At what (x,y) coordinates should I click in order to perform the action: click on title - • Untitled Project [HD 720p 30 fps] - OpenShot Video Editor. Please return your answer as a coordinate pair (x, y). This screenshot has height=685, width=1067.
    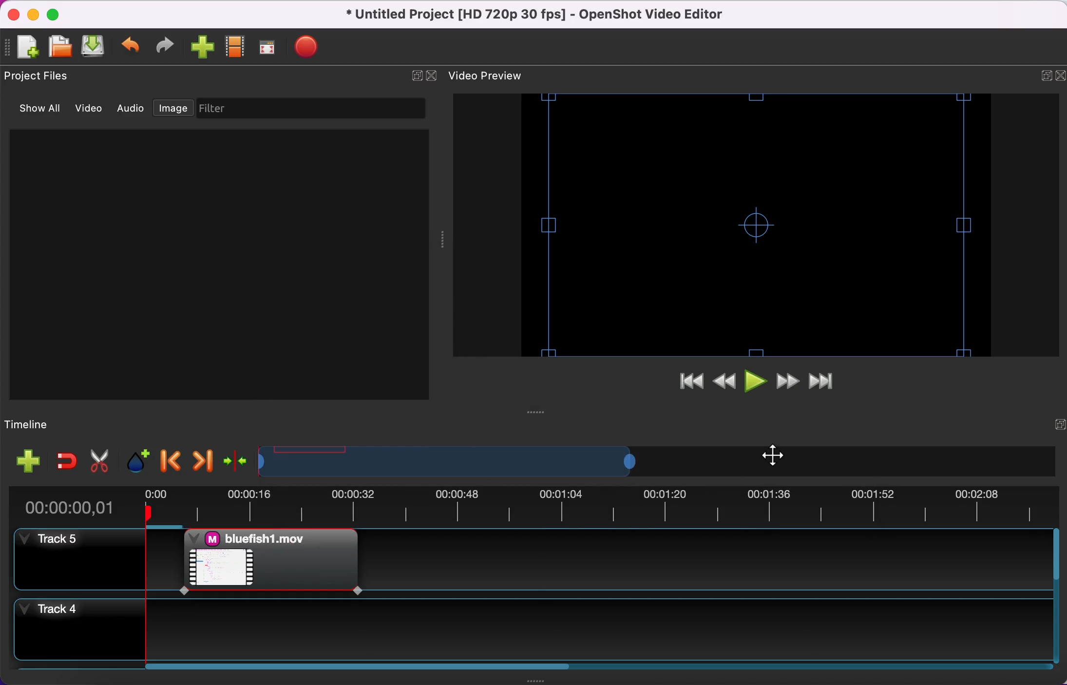
    Looking at the image, I should click on (564, 16).